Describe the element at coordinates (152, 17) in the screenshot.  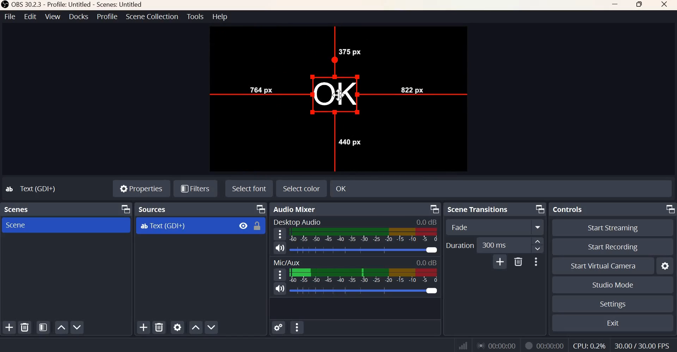
I see `Scene Collection` at that location.